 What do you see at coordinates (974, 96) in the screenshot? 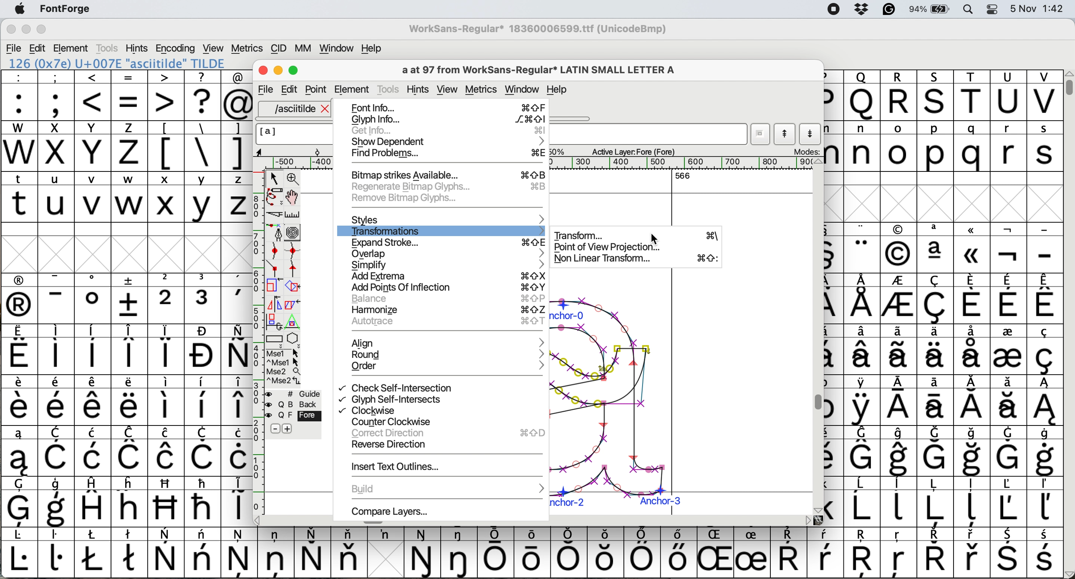
I see `T` at bounding box center [974, 96].